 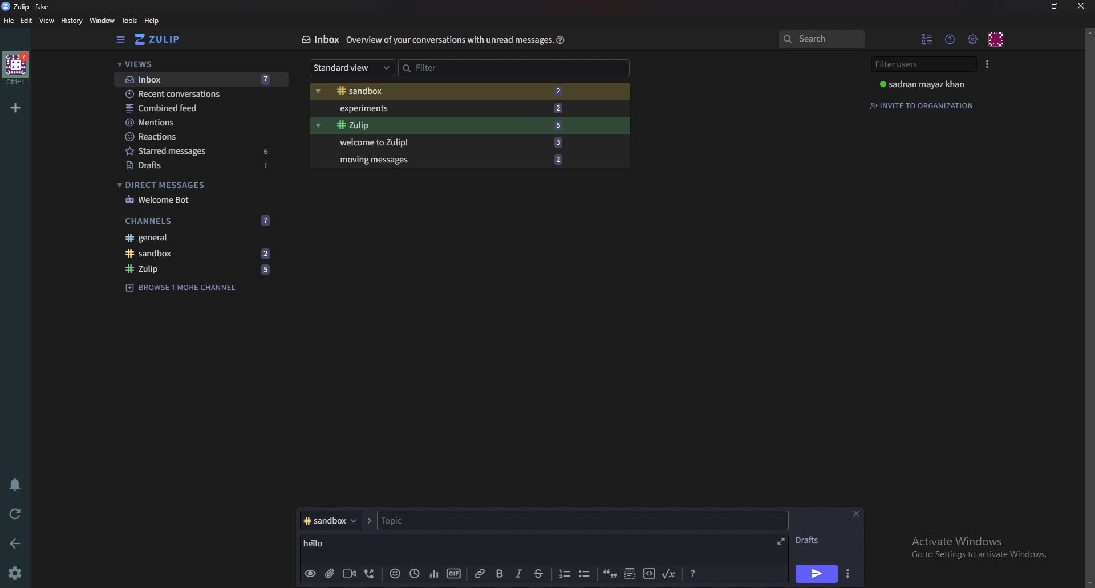 I want to click on Send options, so click(x=850, y=575).